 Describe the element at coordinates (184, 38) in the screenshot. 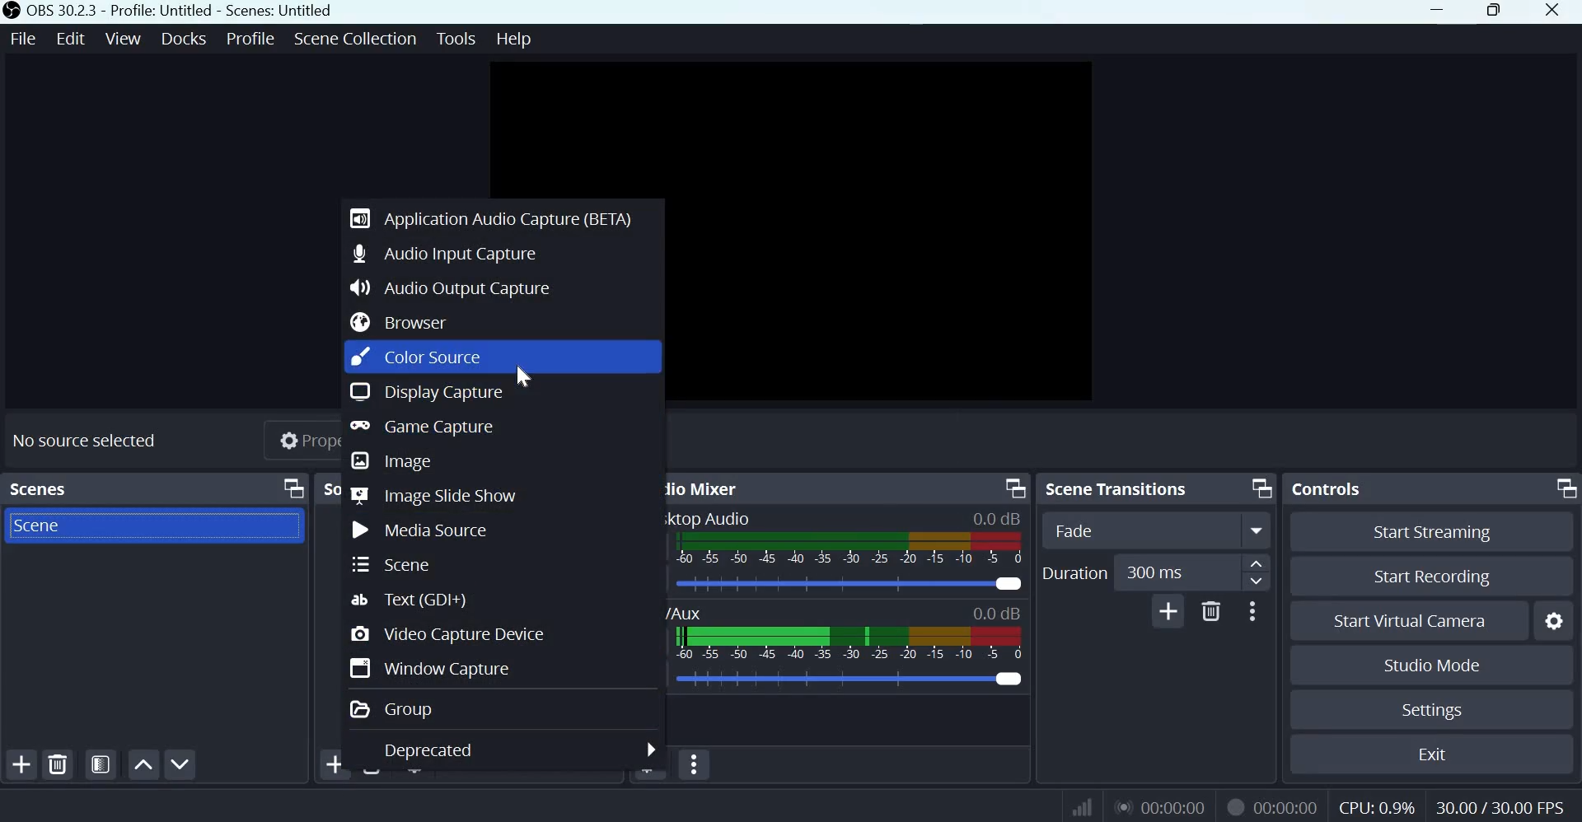

I see `Docks` at that location.